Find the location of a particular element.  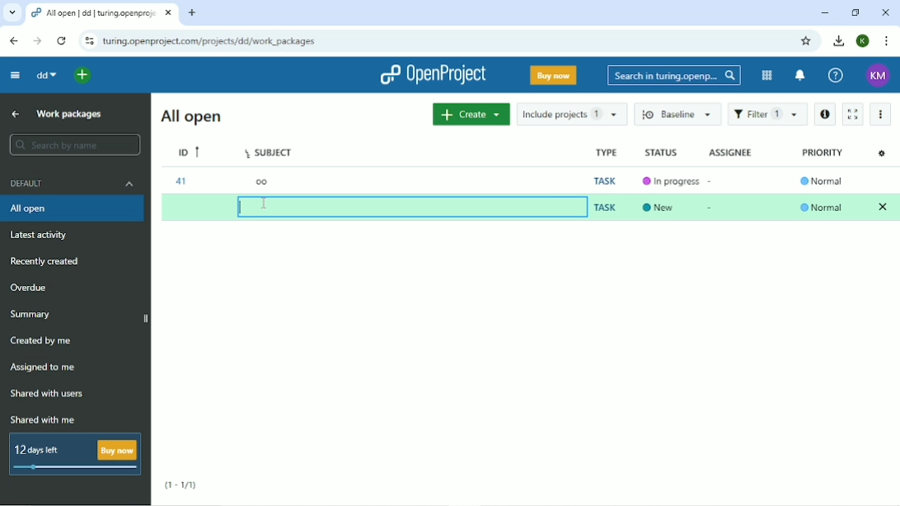

Site is located at coordinates (210, 42).